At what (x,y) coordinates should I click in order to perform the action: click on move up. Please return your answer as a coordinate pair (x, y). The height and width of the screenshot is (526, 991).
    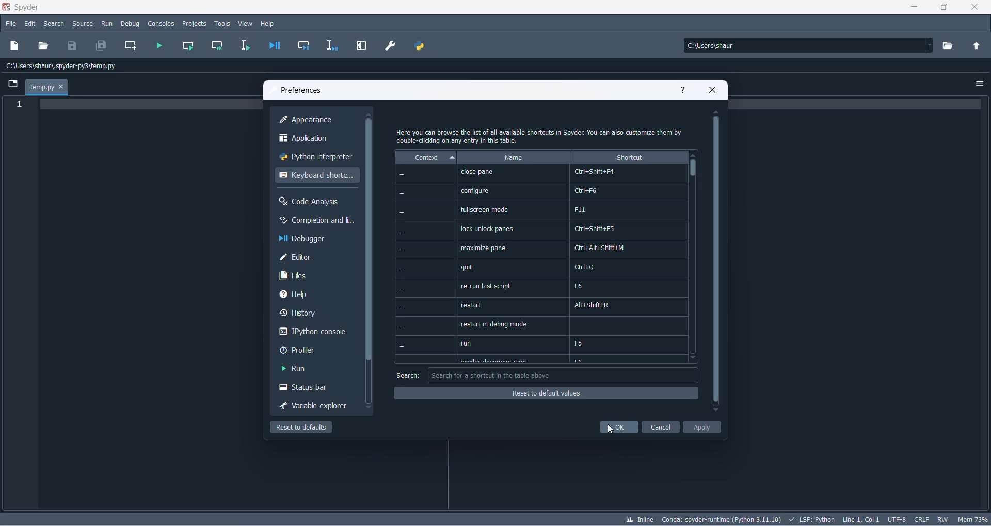
    Looking at the image, I should click on (716, 112).